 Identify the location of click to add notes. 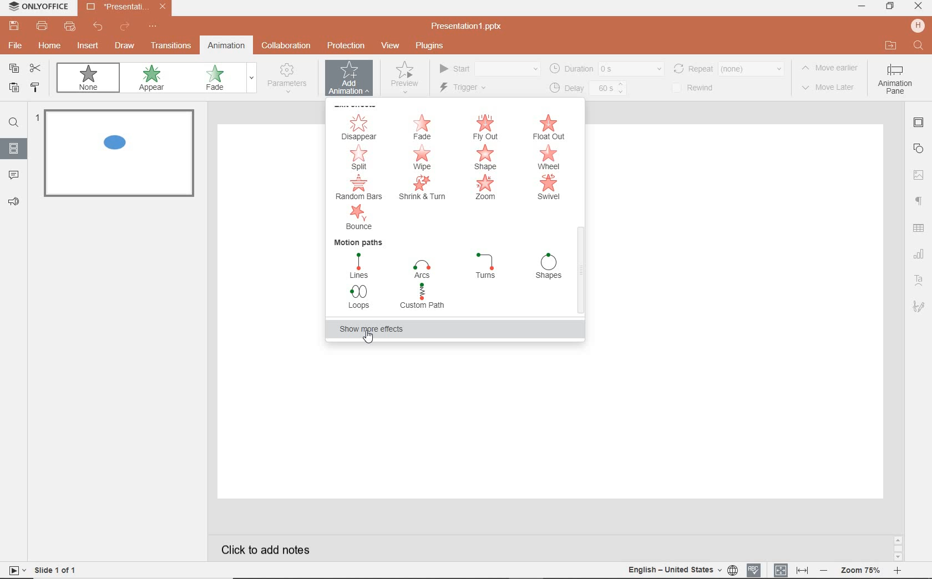
(269, 546).